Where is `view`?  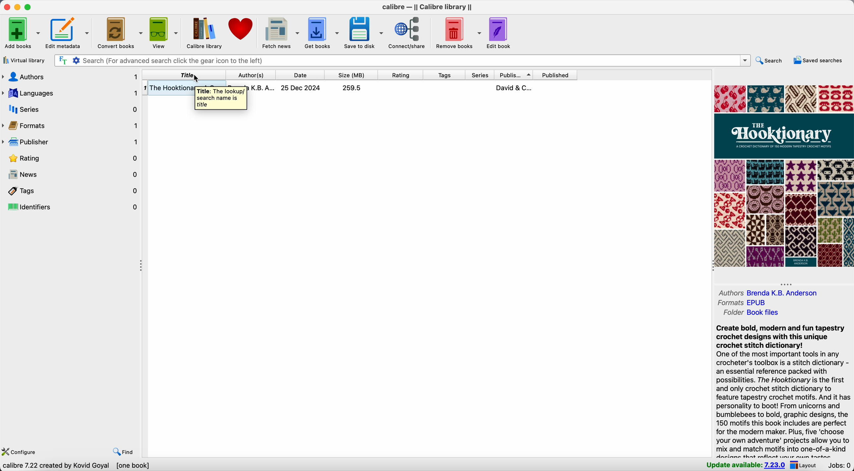
view is located at coordinates (163, 33).